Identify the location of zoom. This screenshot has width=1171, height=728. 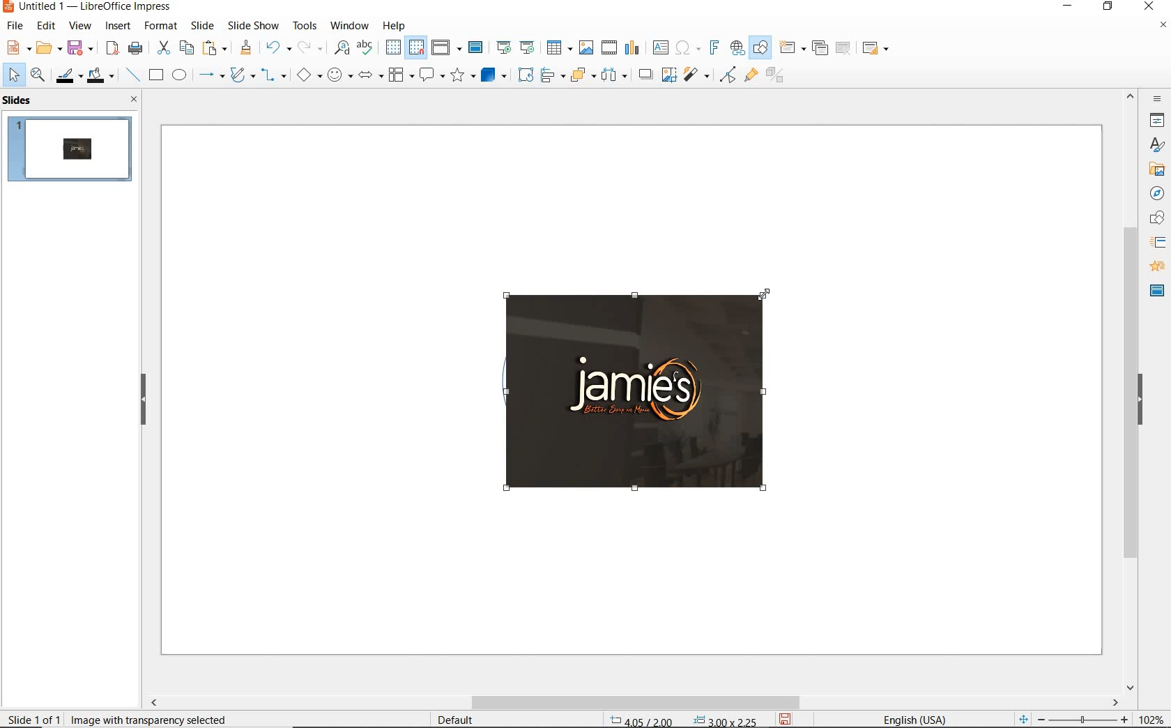
(1087, 720).